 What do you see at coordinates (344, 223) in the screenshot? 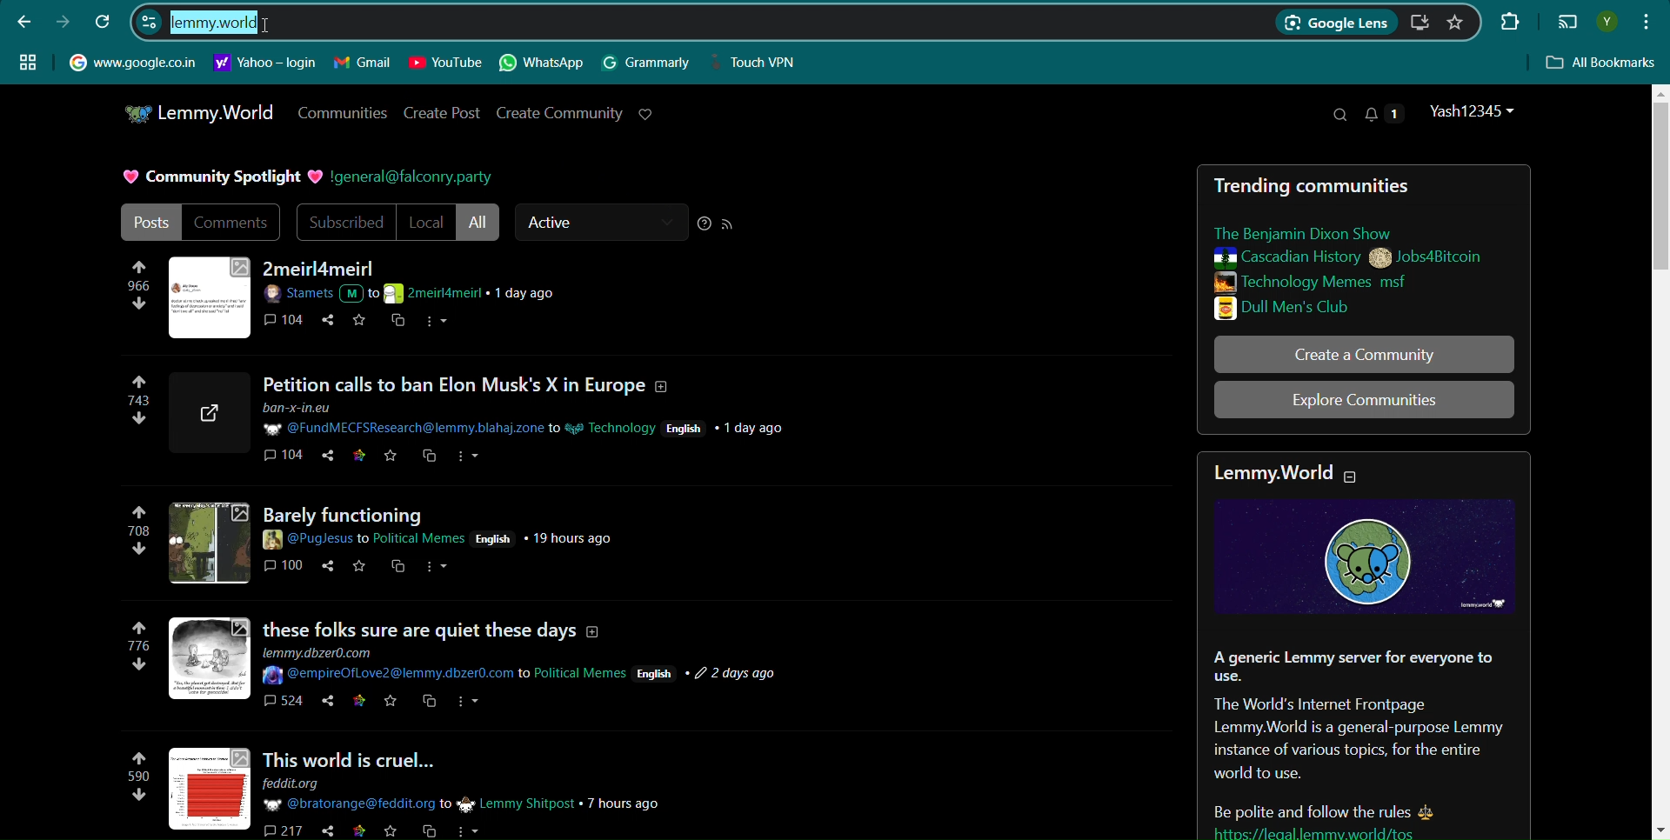
I see `Subscribed` at bounding box center [344, 223].